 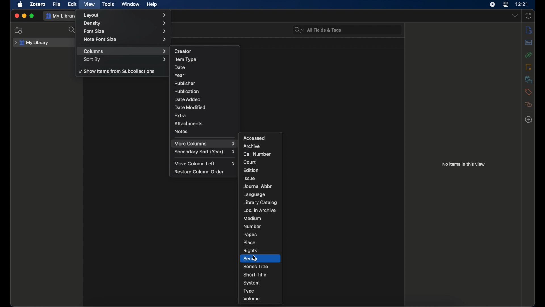 What do you see at coordinates (529, 105) in the screenshot?
I see `attachments` at bounding box center [529, 105].